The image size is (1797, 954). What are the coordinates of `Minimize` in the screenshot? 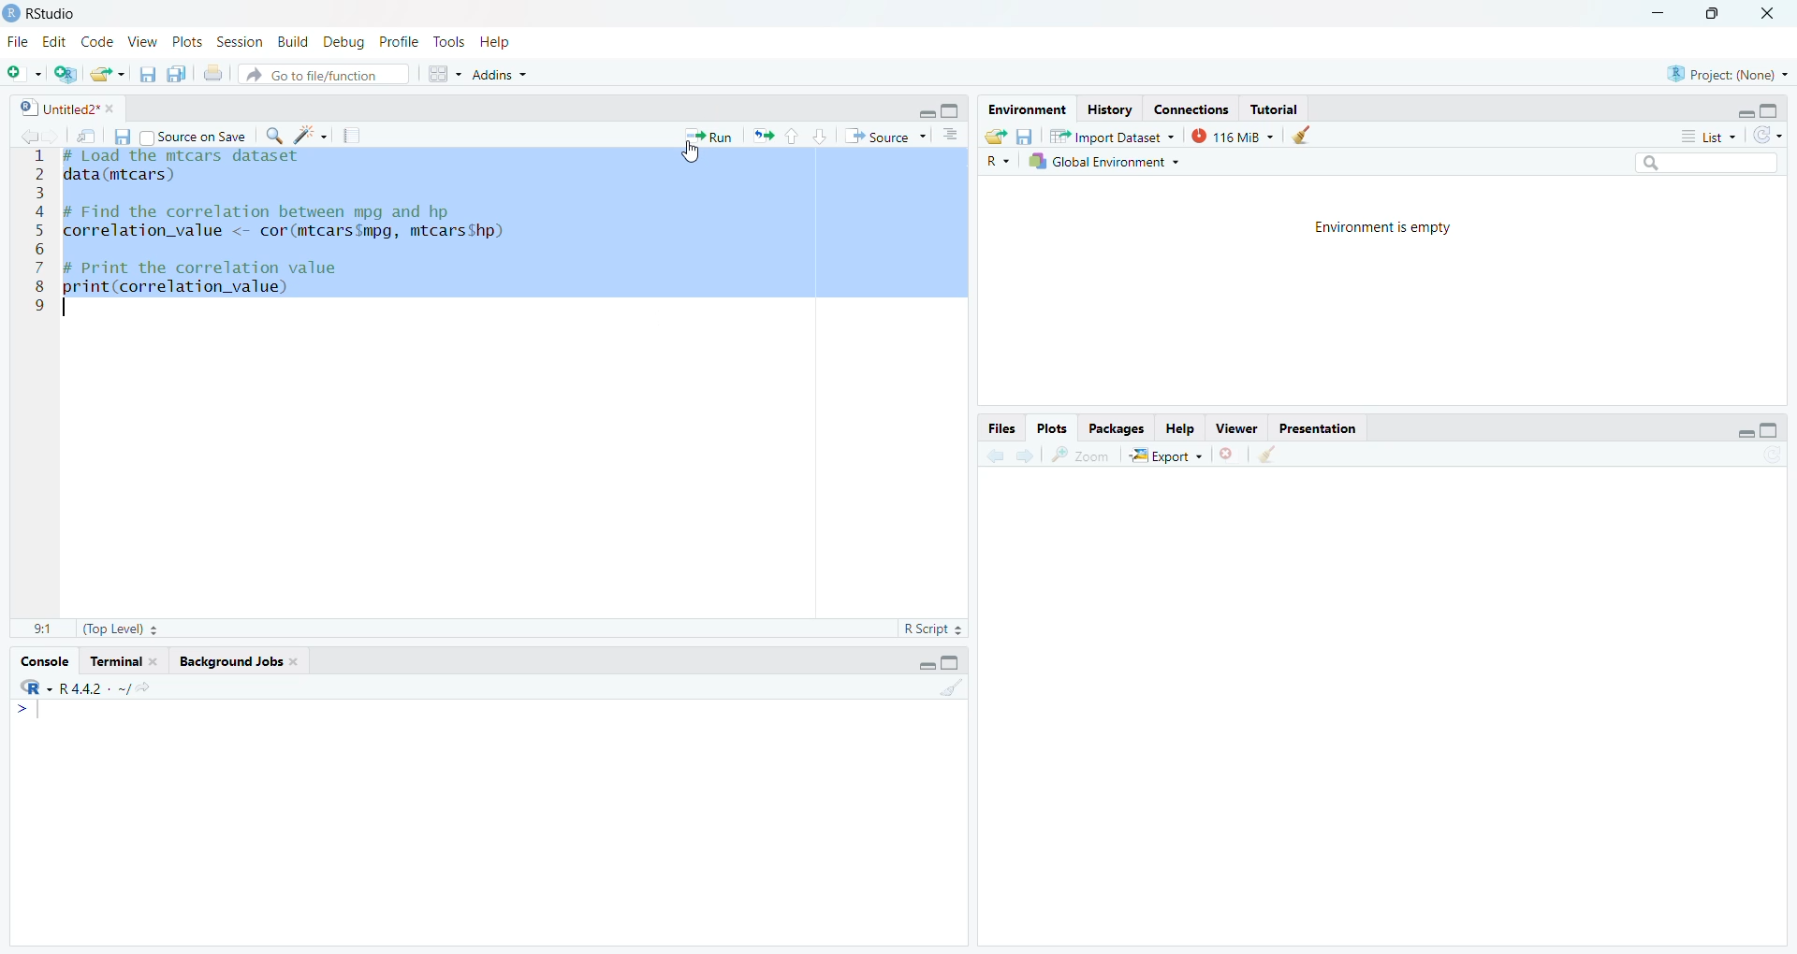 It's located at (1745, 113).